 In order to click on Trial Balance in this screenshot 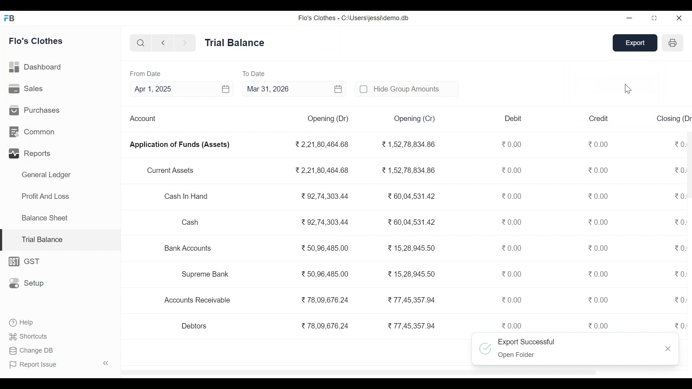, I will do `click(235, 42)`.